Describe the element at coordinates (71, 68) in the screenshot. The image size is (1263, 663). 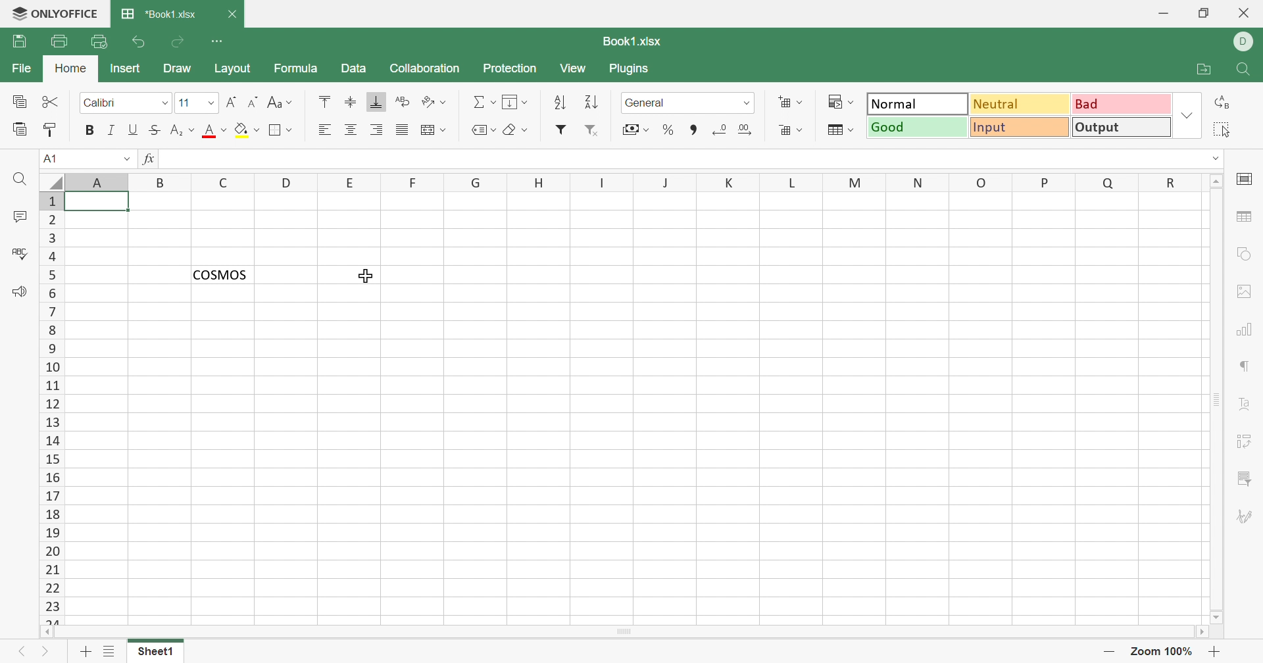
I see `Home` at that location.